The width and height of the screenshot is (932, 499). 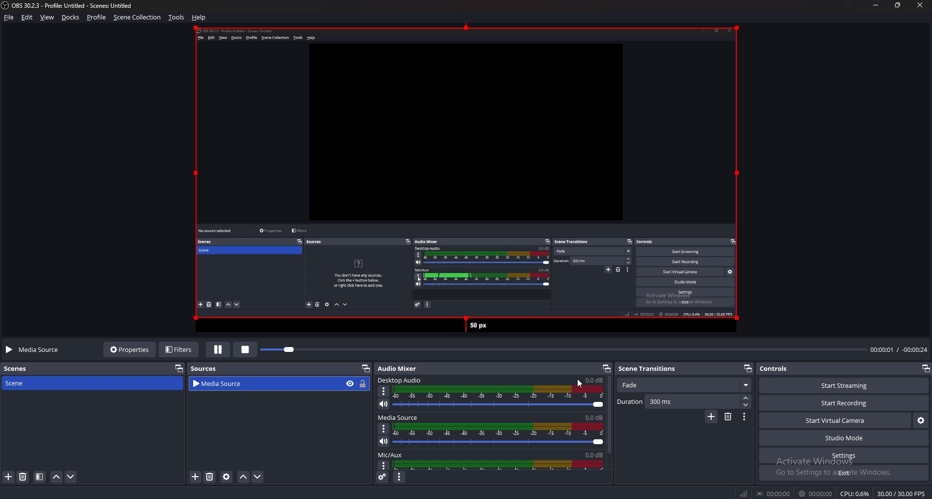 What do you see at coordinates (846, 385) in the screenshot?
I see `Start streaming` at bounding box center [846, 385].